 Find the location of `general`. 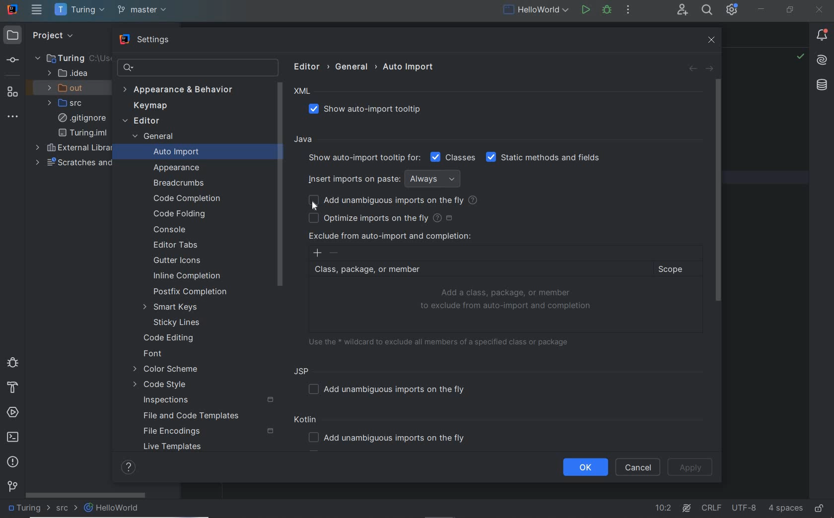

general is located at coordinates (353, 66).